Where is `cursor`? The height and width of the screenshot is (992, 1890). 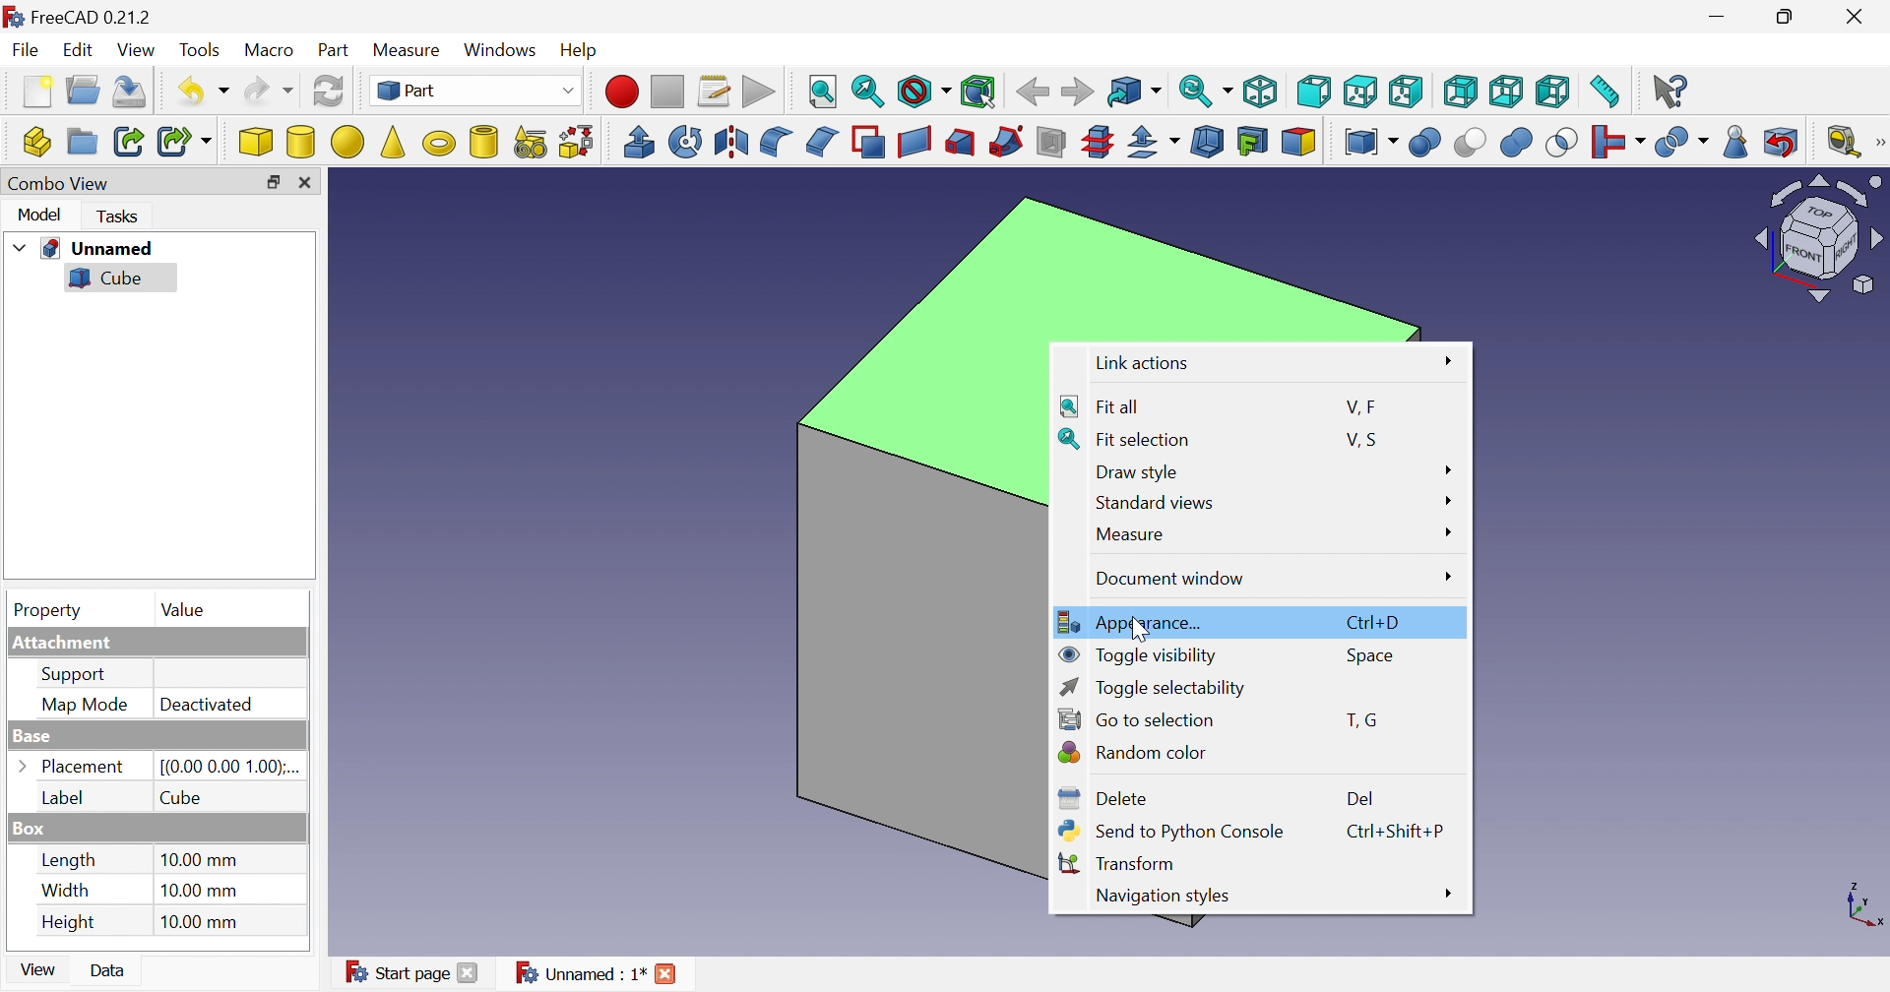 cursor is located at coordinates (1137, 626).